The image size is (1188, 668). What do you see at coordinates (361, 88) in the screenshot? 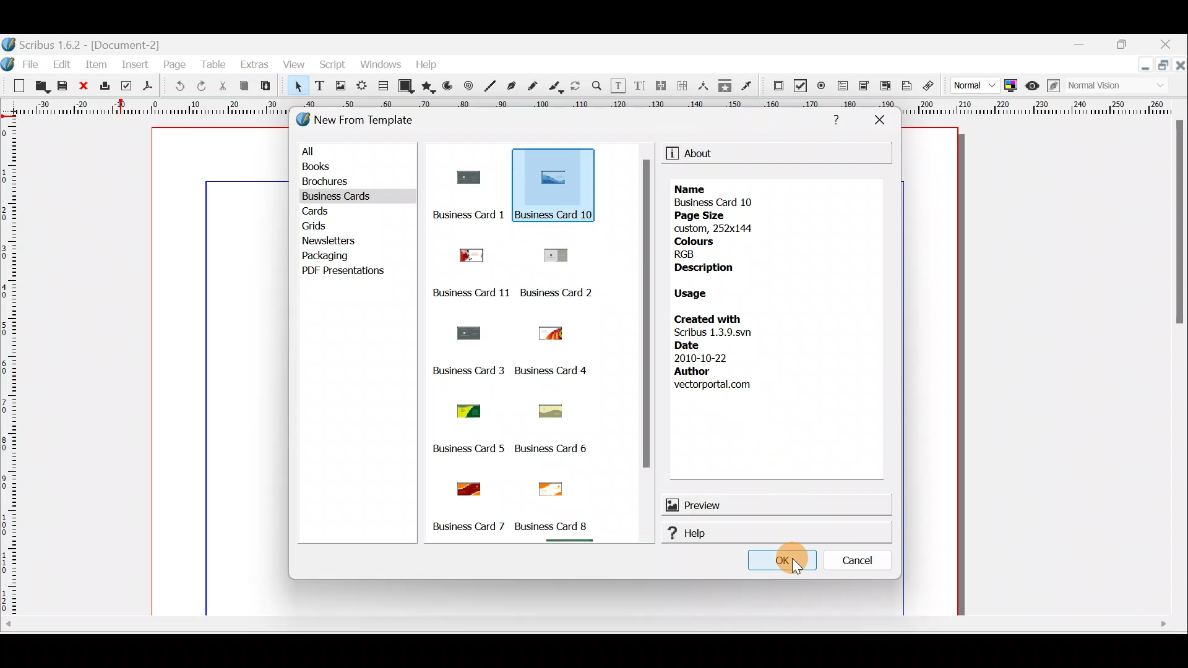
I see `Render frame` at bounding box center [361, 88].